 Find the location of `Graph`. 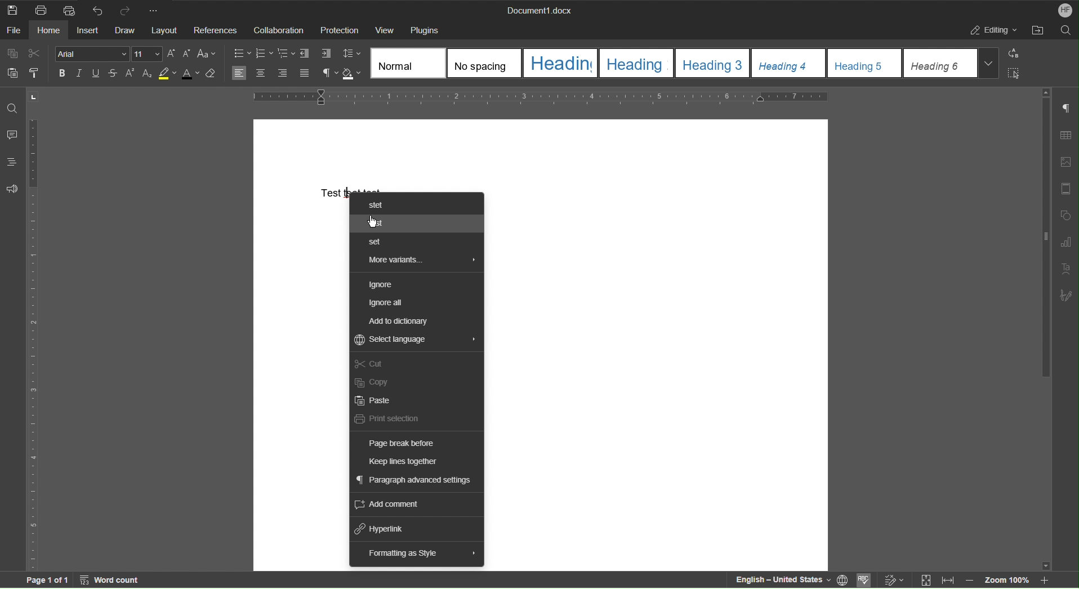

Graph is located at coordinates (1065, 243).